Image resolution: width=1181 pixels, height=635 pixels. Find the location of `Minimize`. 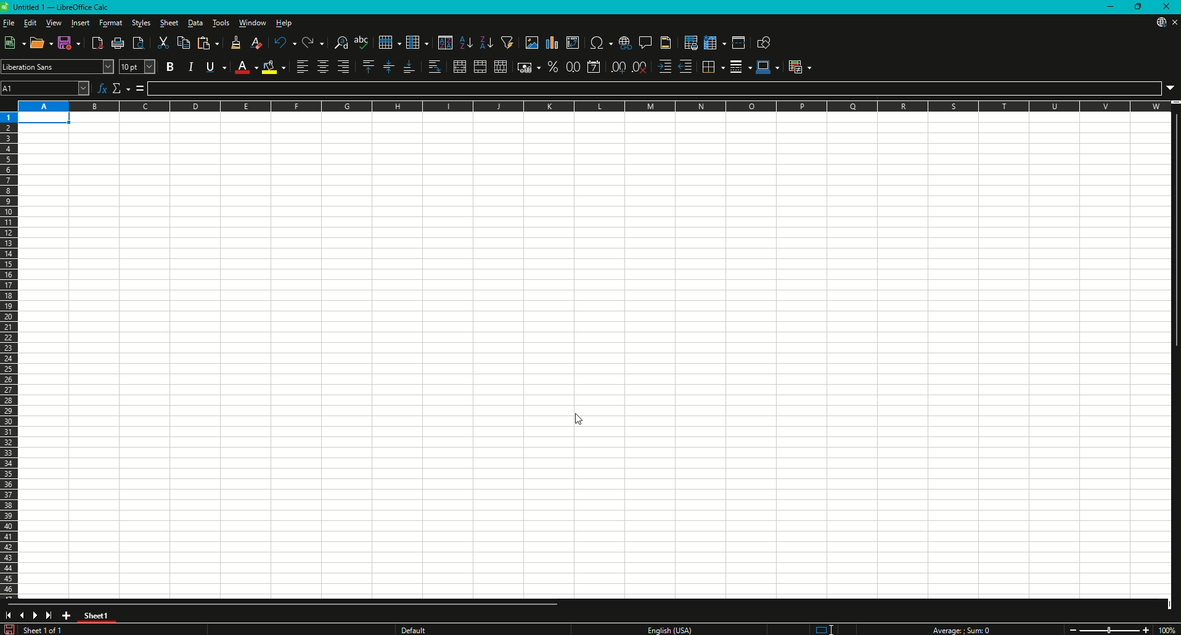

Minimize is located at coordinates (1110, 6).